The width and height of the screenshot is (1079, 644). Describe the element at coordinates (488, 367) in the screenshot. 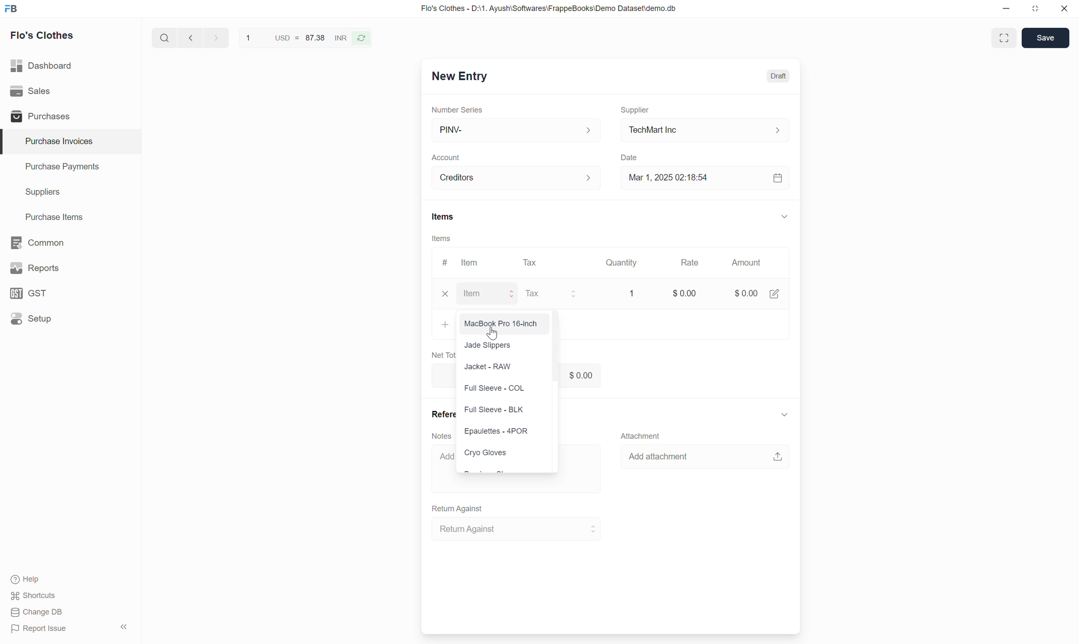

I see `Jacket - RAW` at that location.